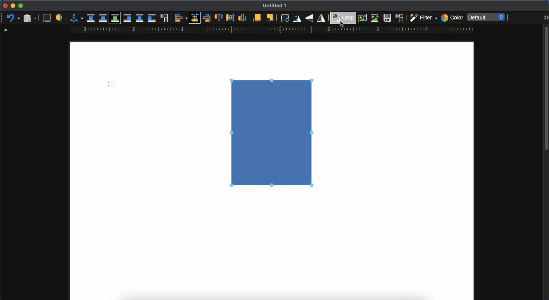 The image size is (549, 300). What do you see at coordinates (195, 18) in the screenshot?
I see `centered` at bounding box center [195, 18].